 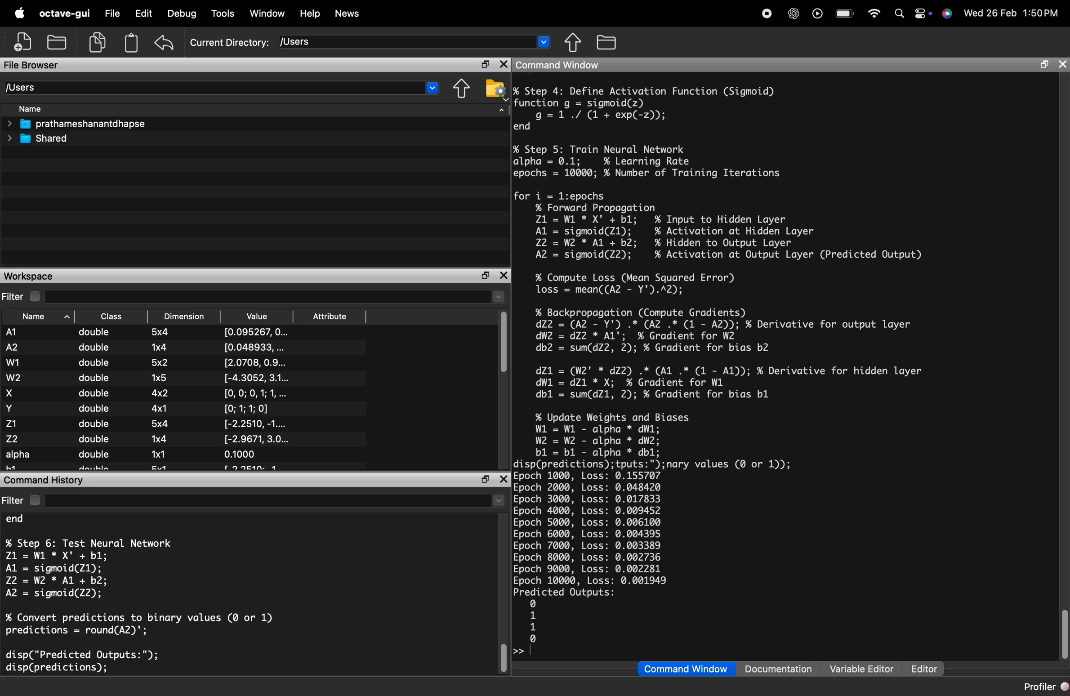 What do you see at coordinates (112, 13) in the screenshot?
I see `File` at bounding box center [112, 13].